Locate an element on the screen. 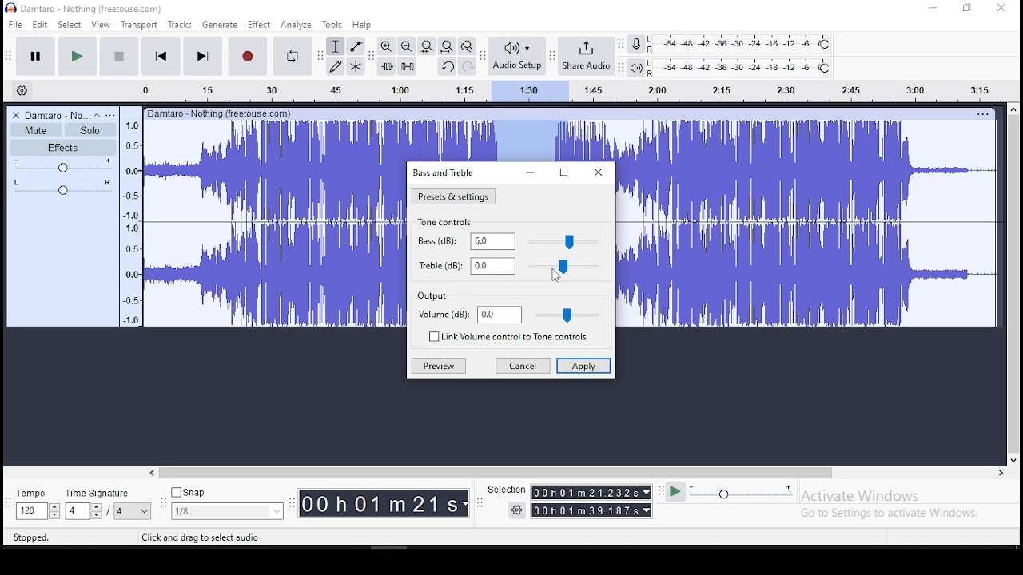 The width and height of the screenshot is (1023, 575).  is located at coordinates (480, 503).